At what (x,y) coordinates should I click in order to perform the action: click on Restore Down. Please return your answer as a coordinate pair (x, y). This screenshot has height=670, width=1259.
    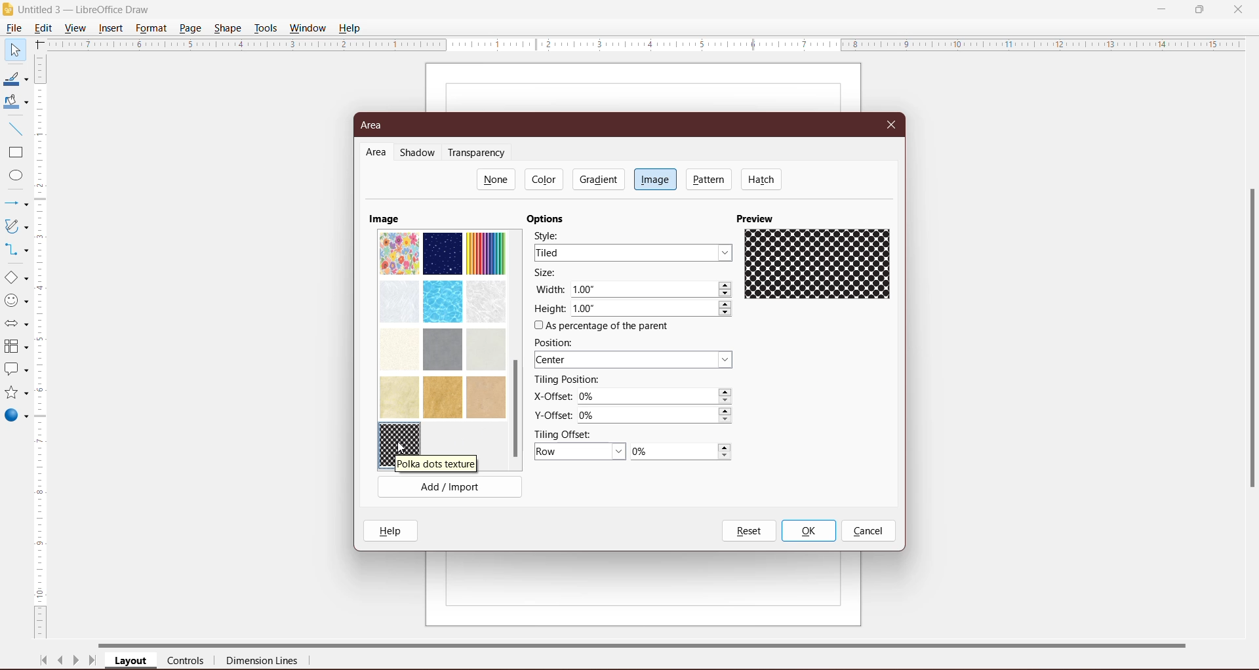
    Looking at the image, I should click on (1199, 9).